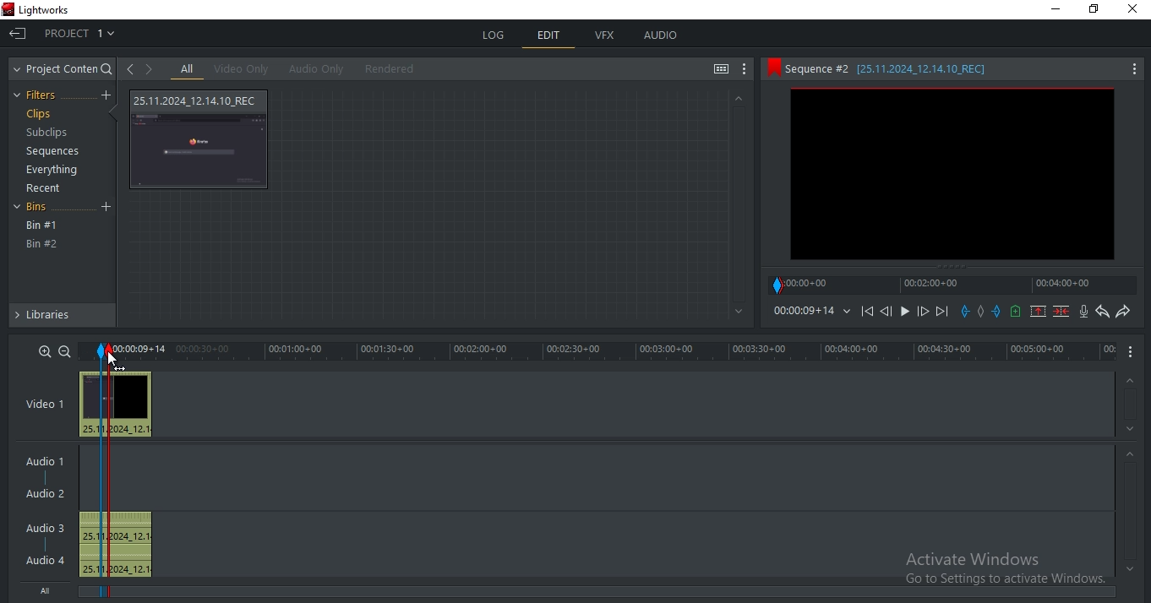 The width and height of the screenshot is (1151, 603). I want to click on rendered, so click(390, 68).